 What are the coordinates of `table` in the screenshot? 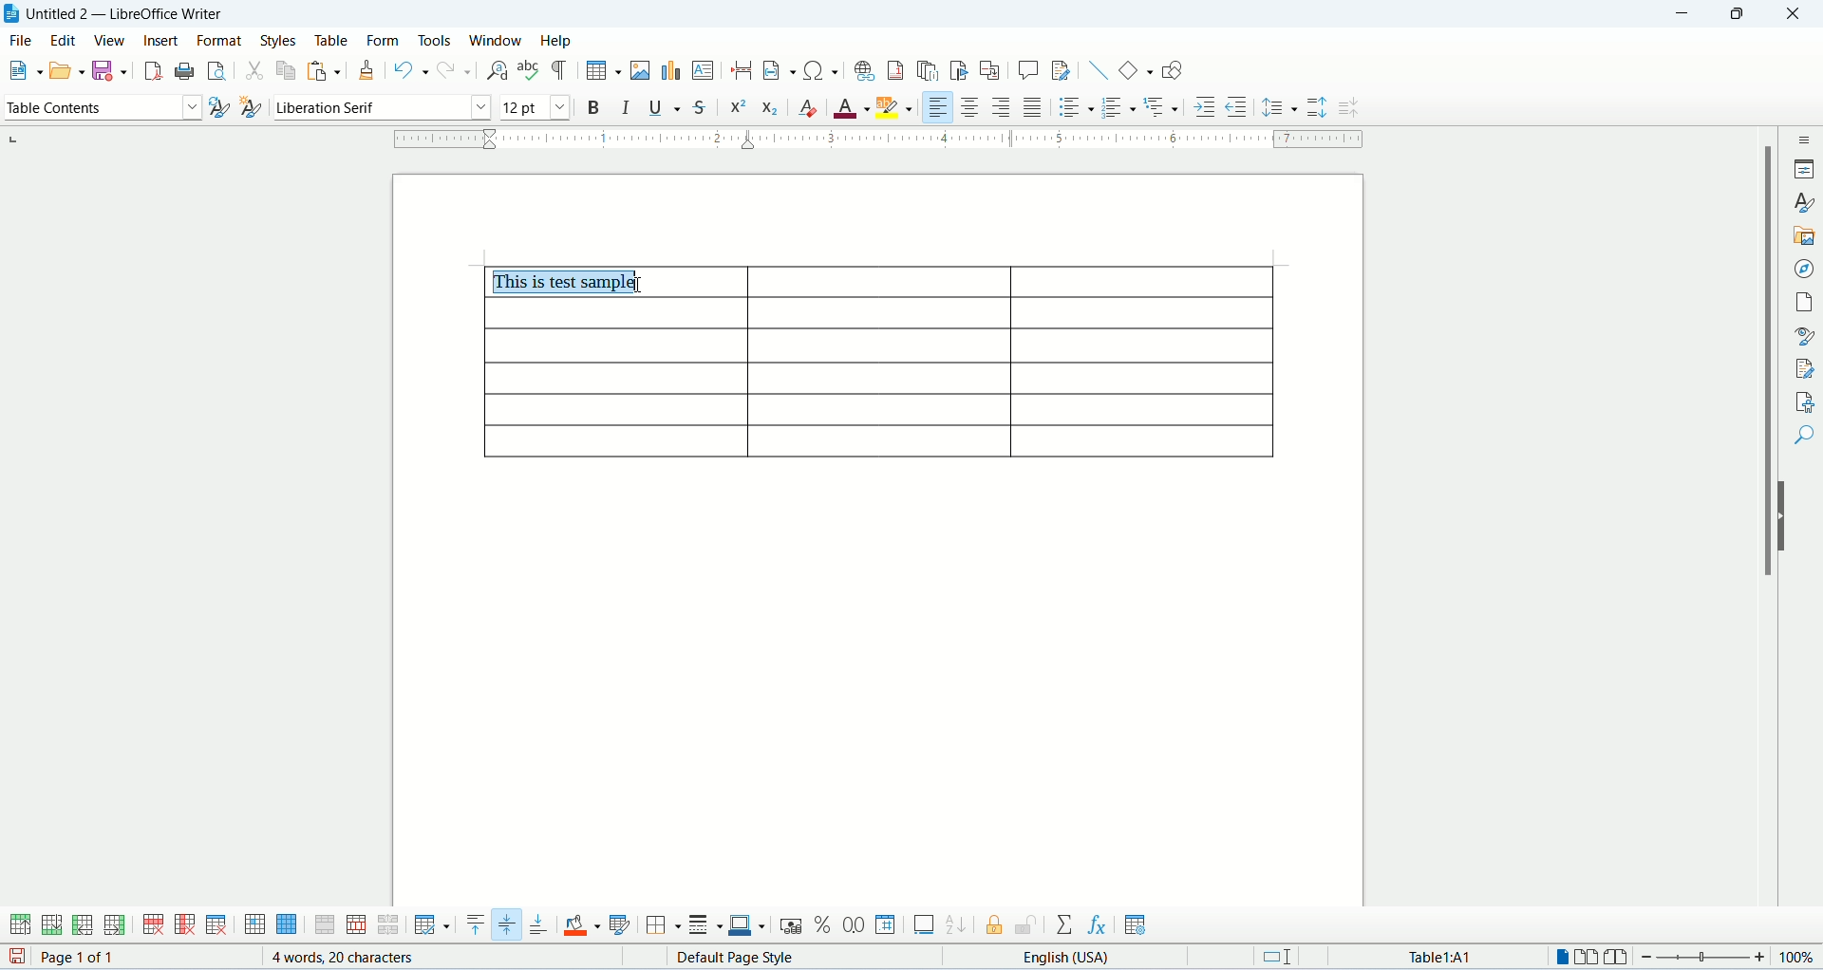 It's located at (876, 382).